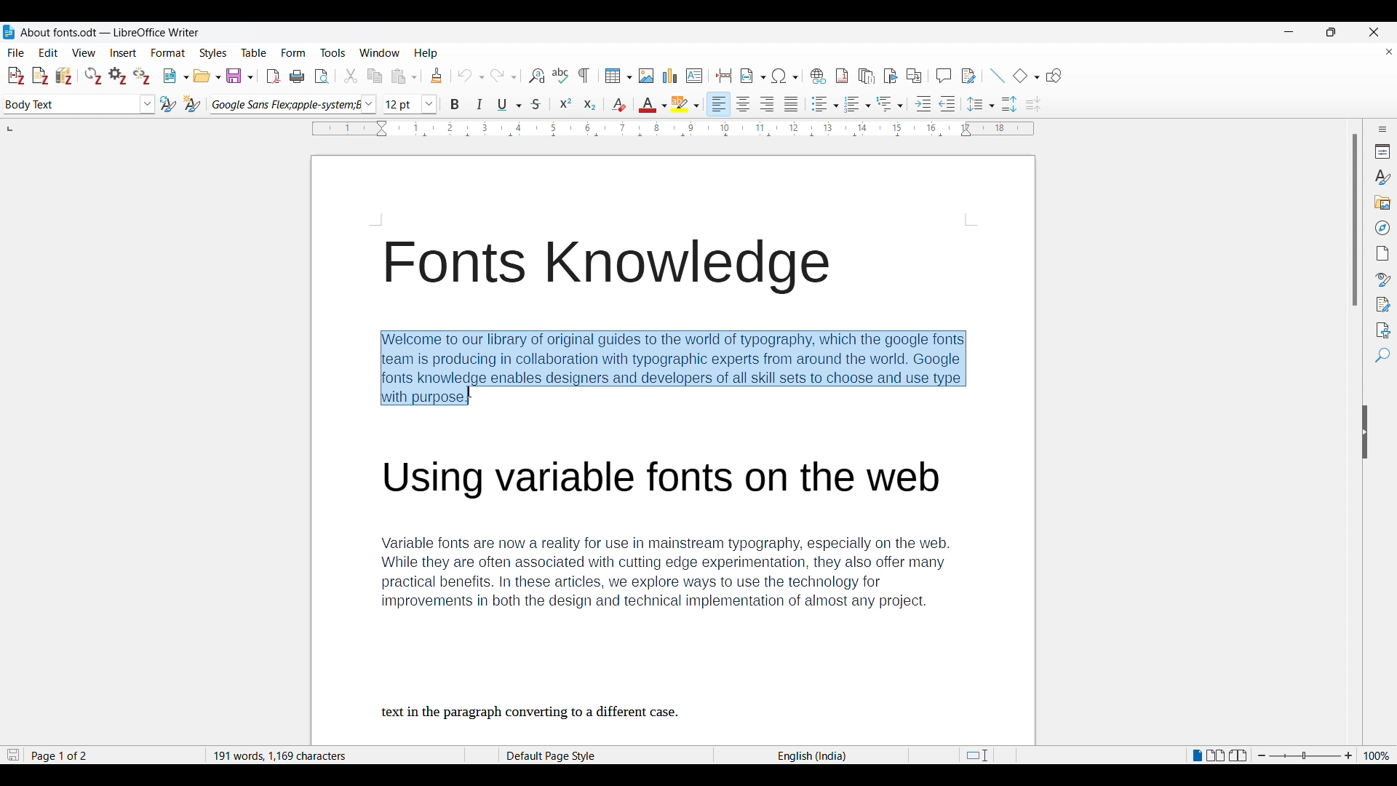  What do you see at coordinates (947, 103) in the screenshot?
I see `Decrease indent` at bounding box center [947, 103].